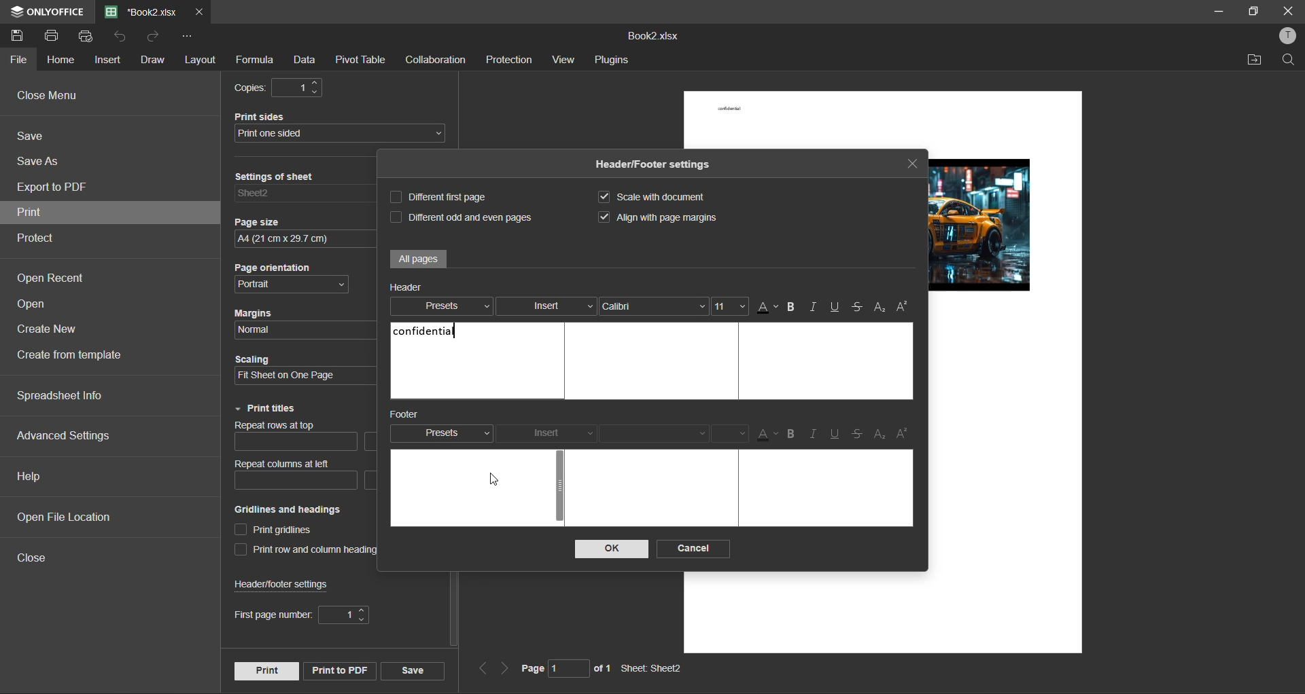 The height and width of the screenshot is (694, 1305). Describe the element at coordinates (565, 59) in the screenshot. I see `view` at that location.